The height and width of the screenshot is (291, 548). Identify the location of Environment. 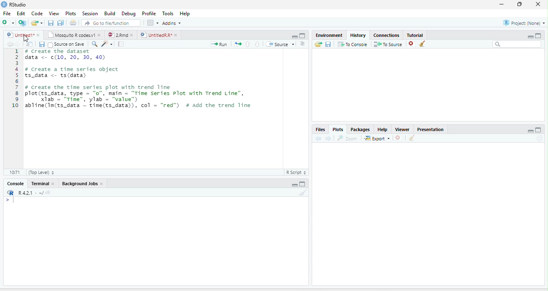
(330, 35).